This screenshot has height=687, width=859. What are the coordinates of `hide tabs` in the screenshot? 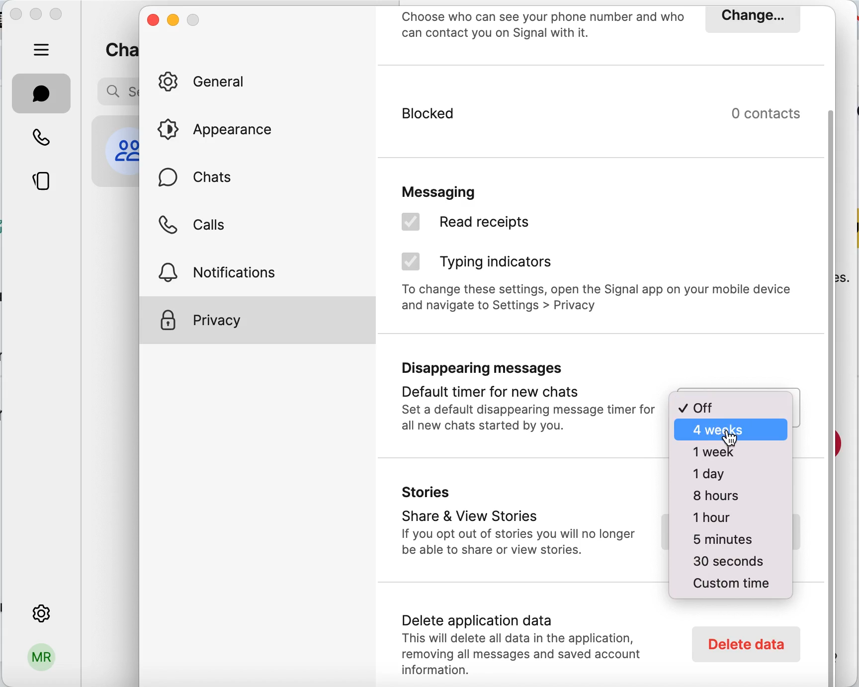 It's located at (42, 49).